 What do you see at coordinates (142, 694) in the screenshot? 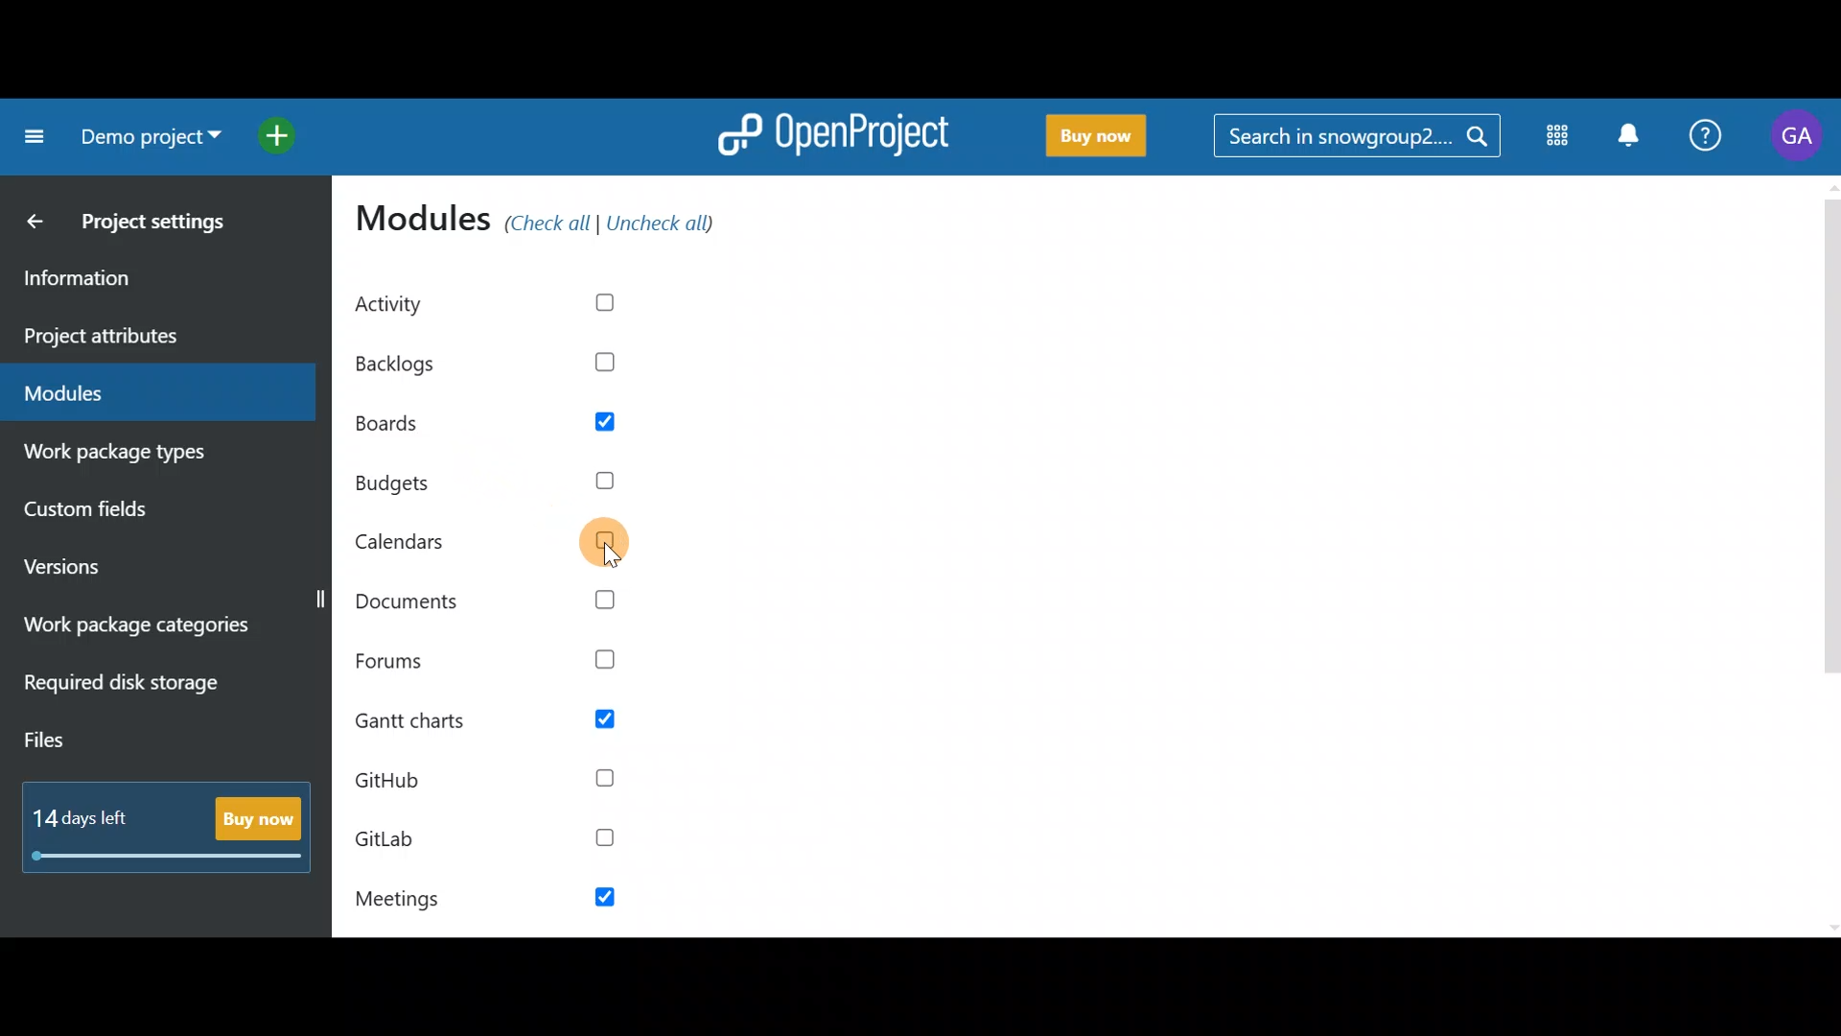
I see `Required disk storage` at bounding box center [142, 694].